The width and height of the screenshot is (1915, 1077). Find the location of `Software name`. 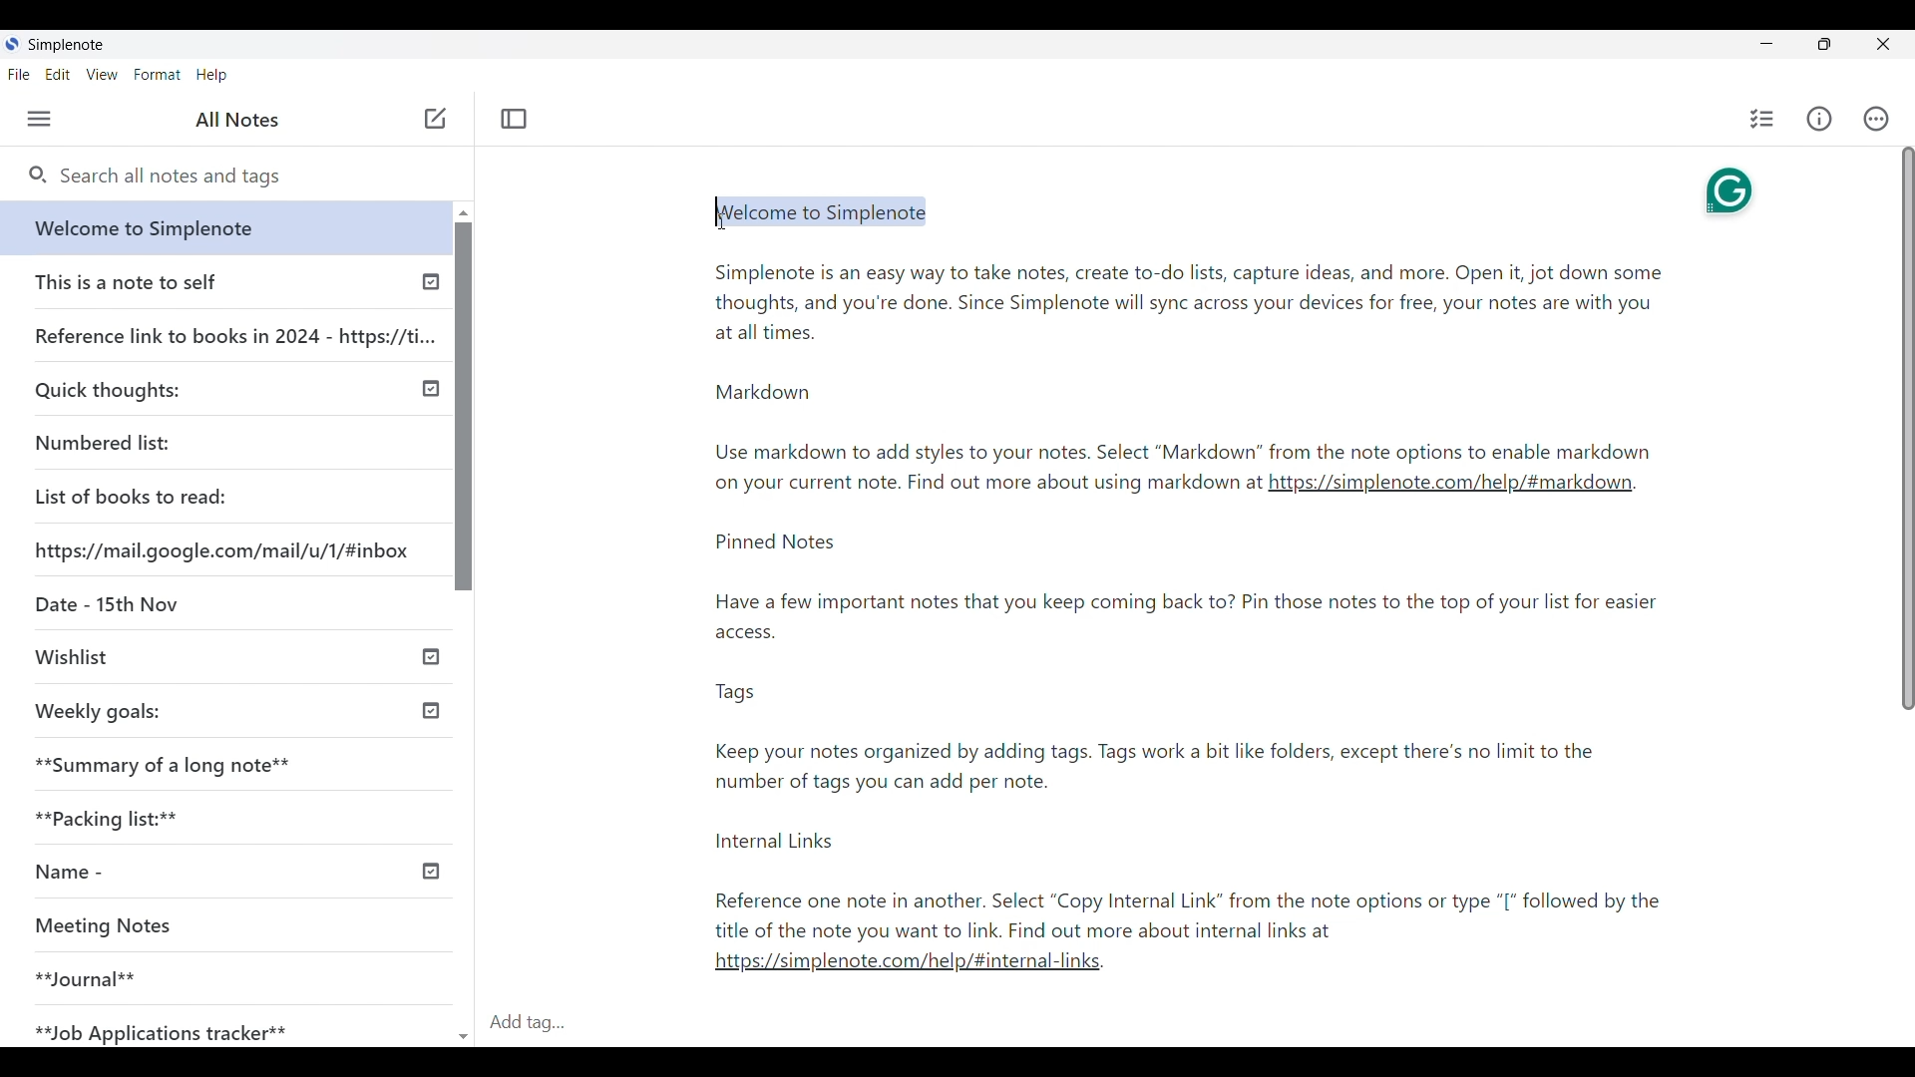

Software name is located at coordinates (65, 45).